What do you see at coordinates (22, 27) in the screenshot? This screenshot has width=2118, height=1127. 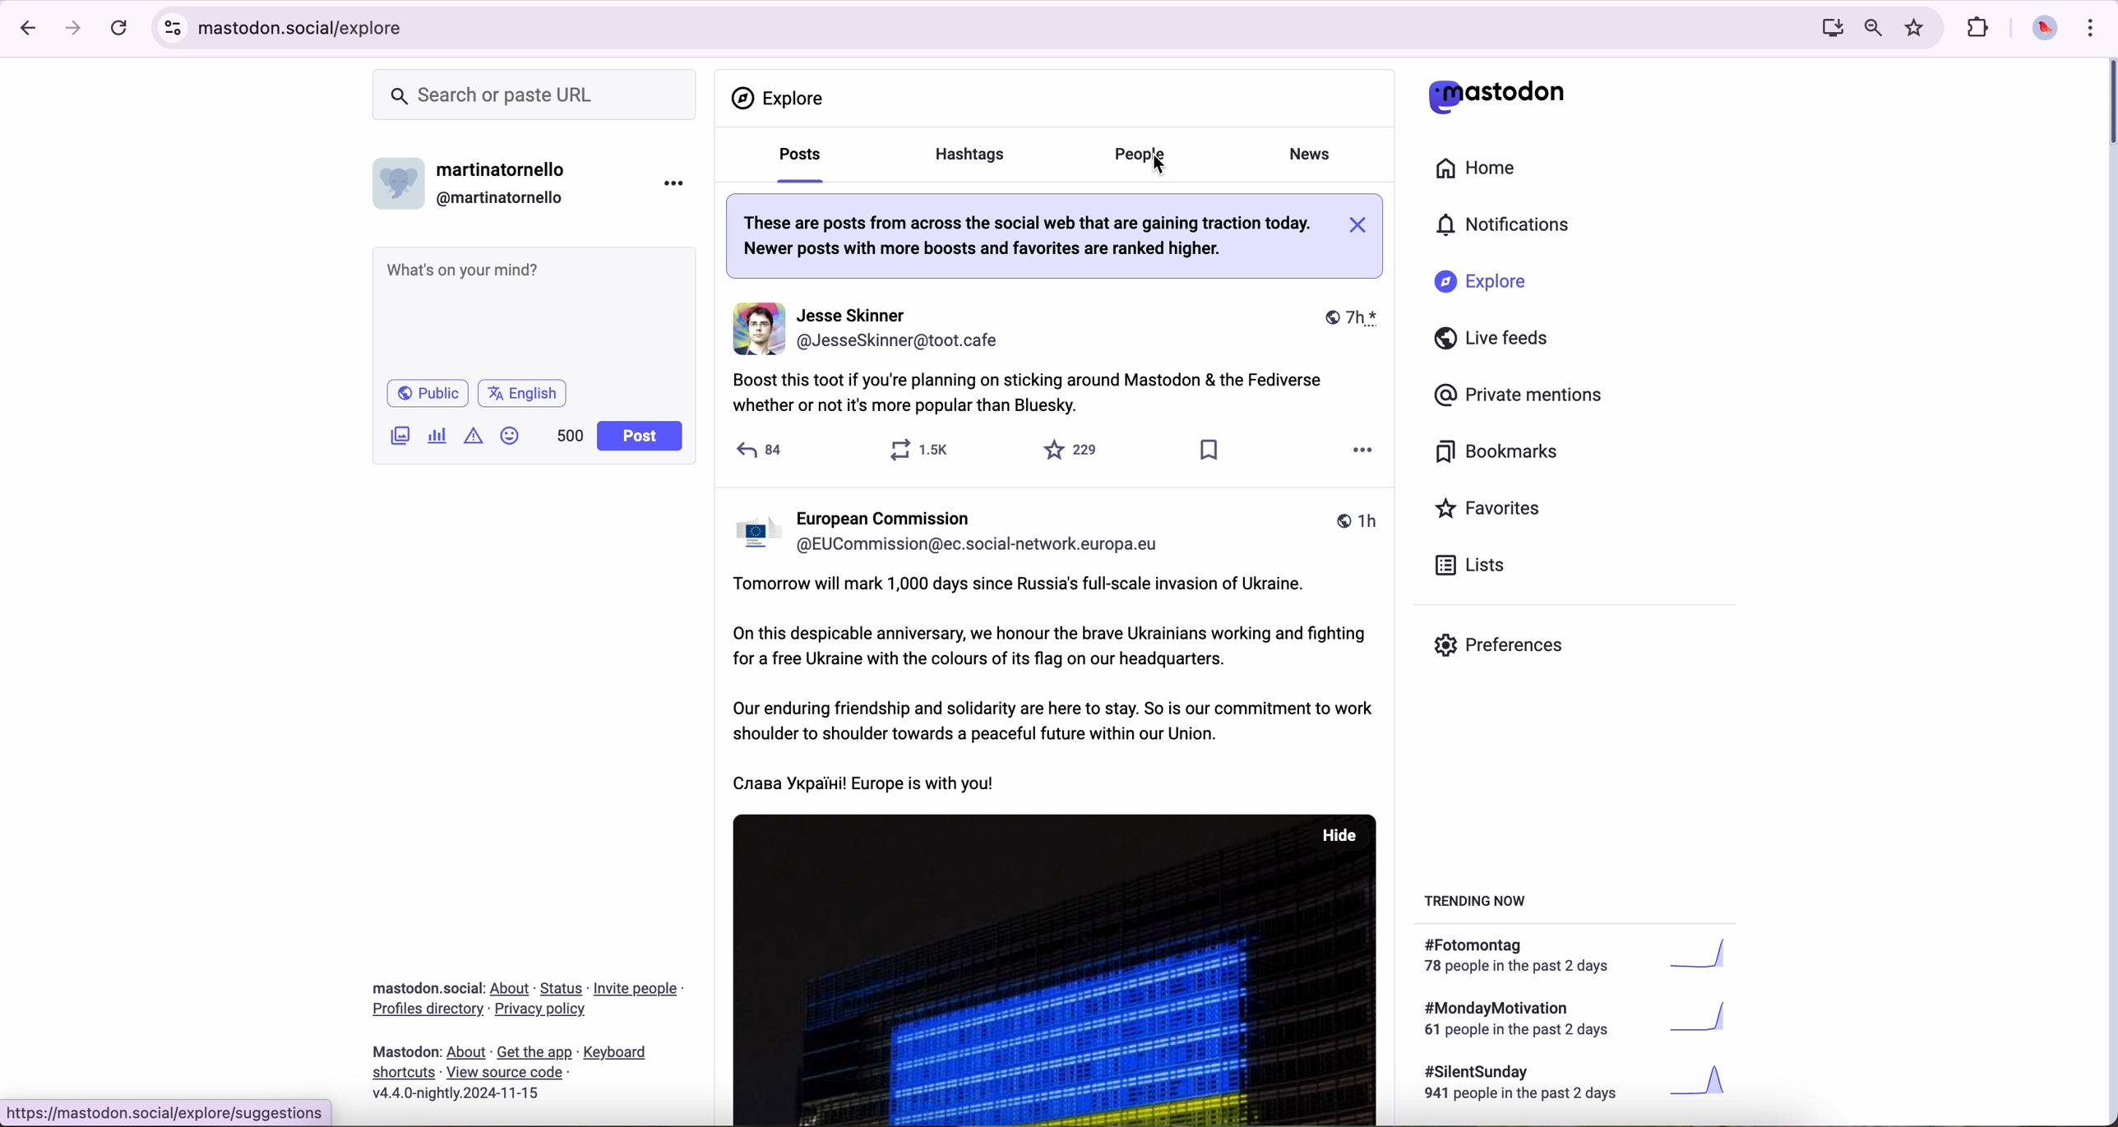 I see `navigate back` at bounding box center [22, 27].